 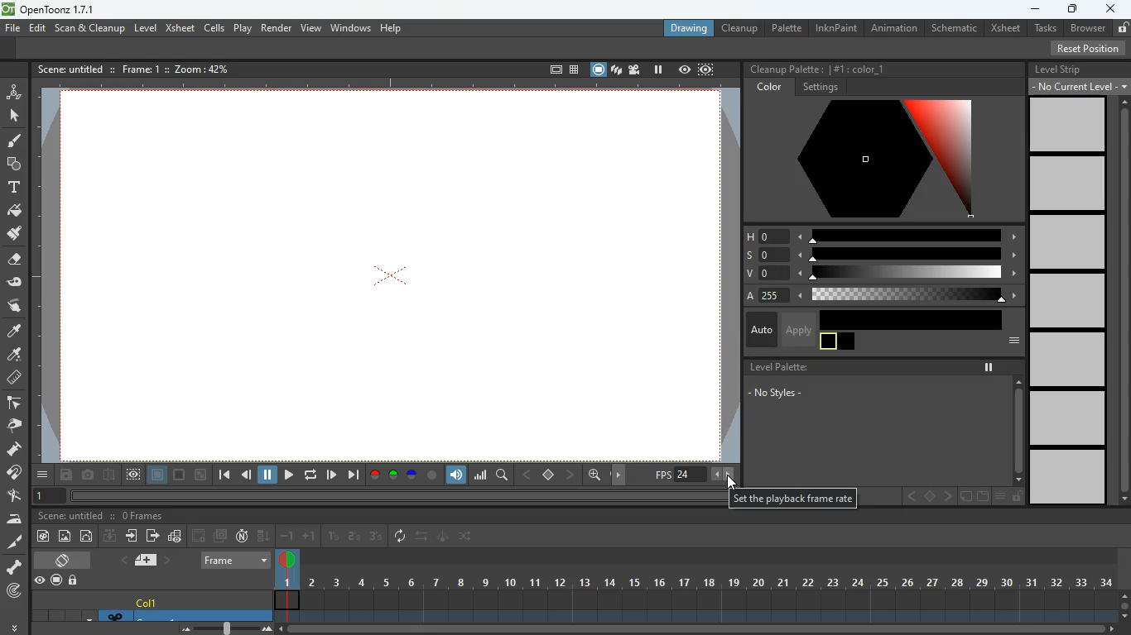 I want to click on n, so click(x=243, y=535).